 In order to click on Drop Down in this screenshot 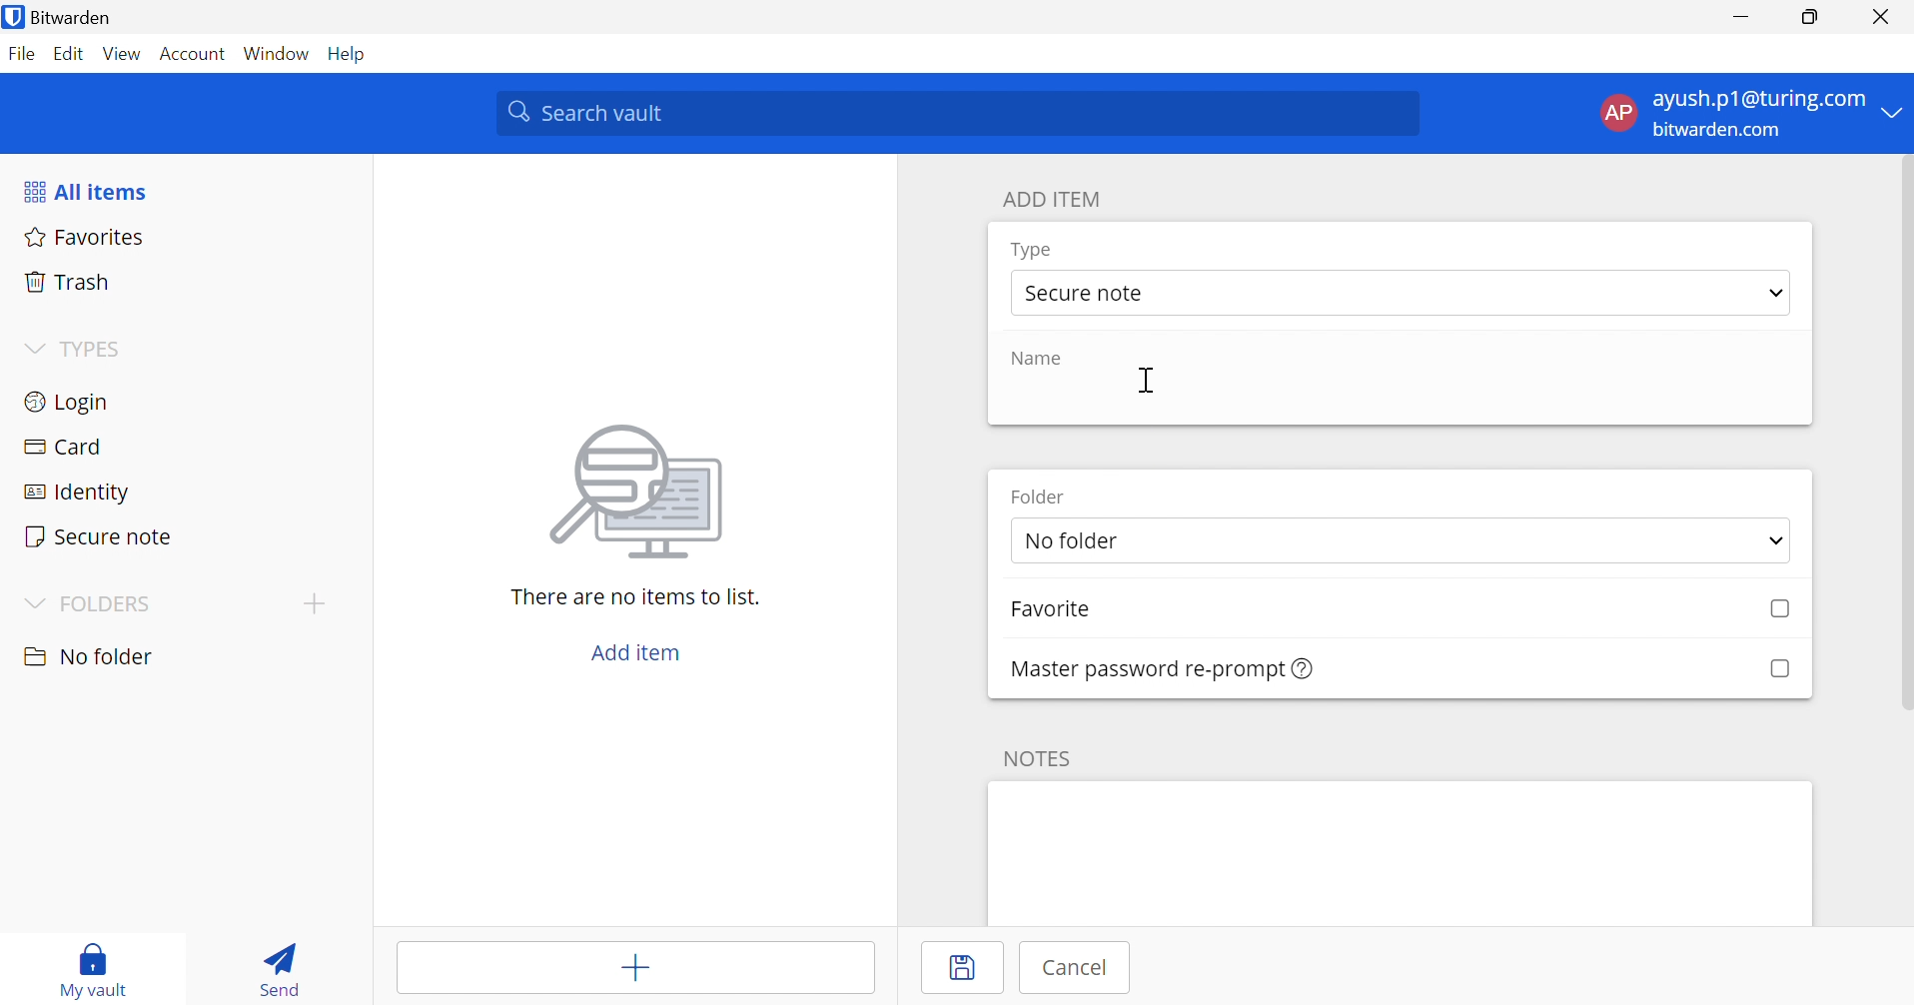, I will do `click(1894, 114)`.